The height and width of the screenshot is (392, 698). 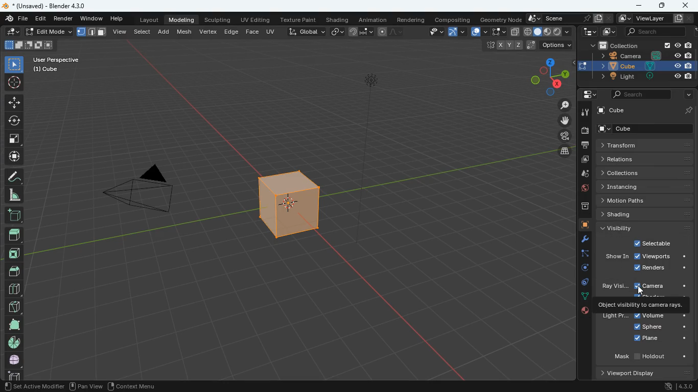 What do you see at coordinates (580, 239) in the screenshot?
I see `tools` at bounding box center [580, 239].